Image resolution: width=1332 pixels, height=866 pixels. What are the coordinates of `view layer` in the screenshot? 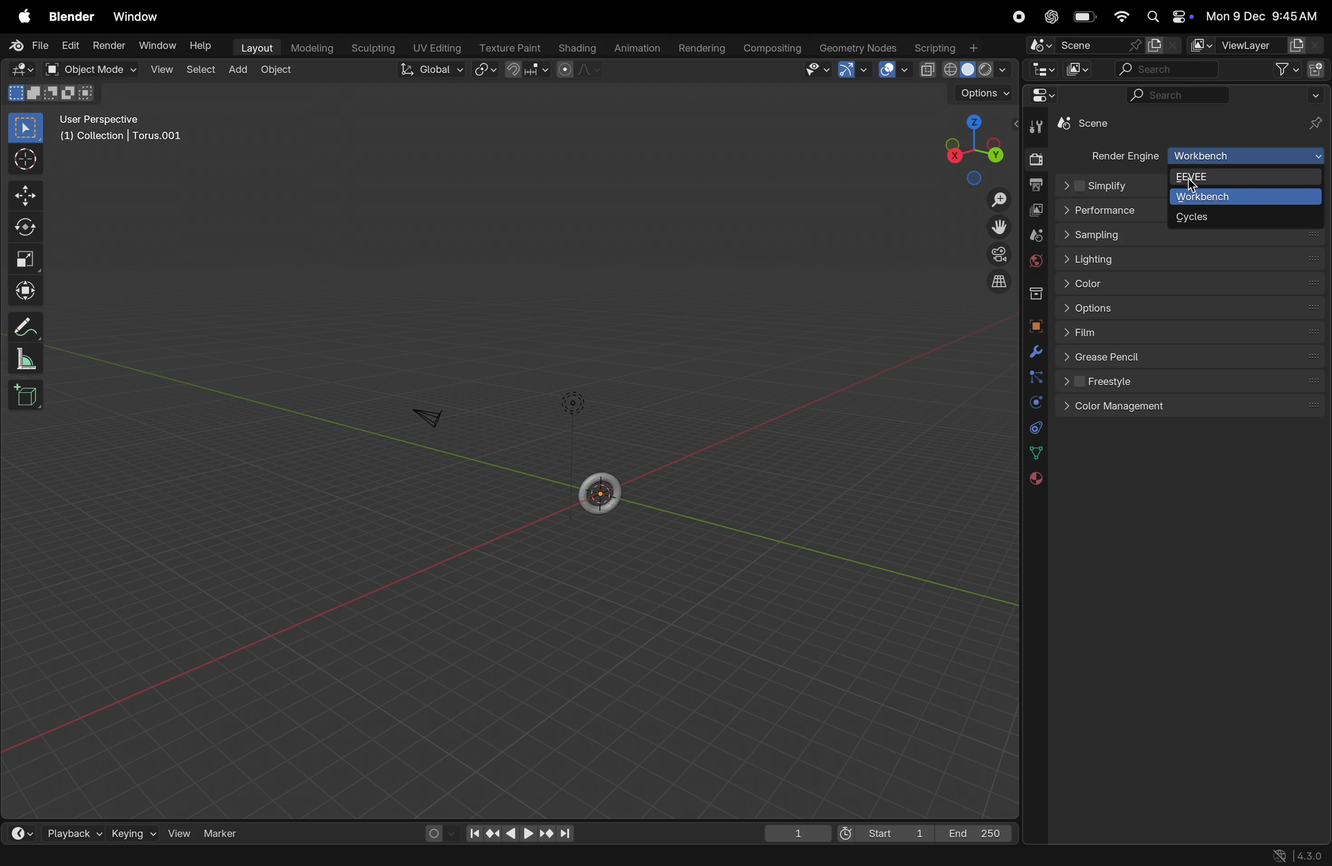 It's located at (1036, 209).